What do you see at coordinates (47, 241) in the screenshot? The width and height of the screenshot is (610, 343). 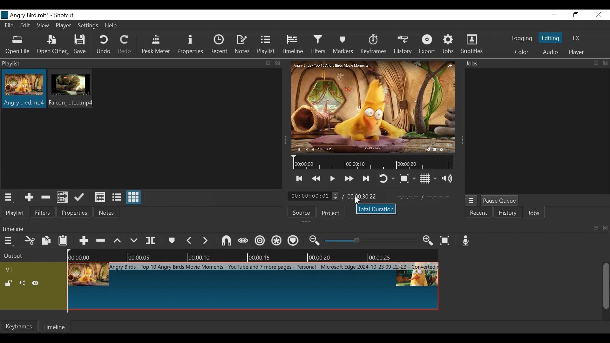 I see `Copy` at bounding box center [47, 241].